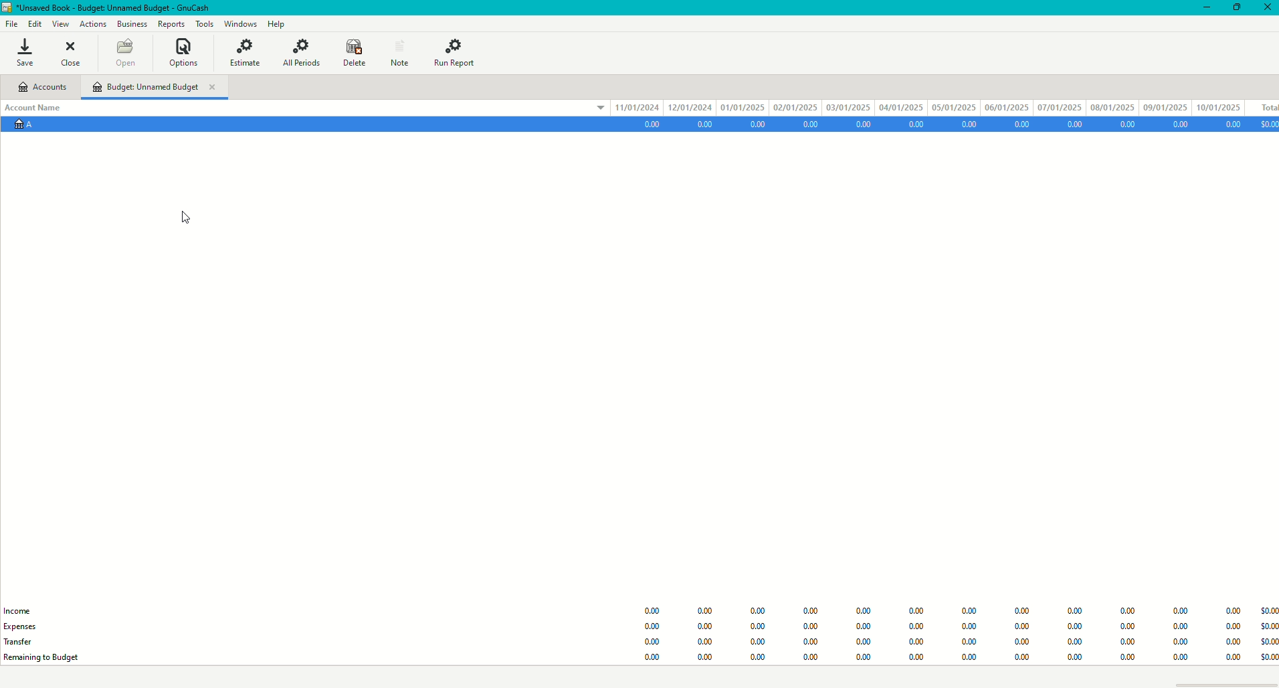 The width and height of the screenshot is (1279, 688). What do you see at coordinates (459, 50) in the screenshot?
I see `Run Report` at bounding box center [459, 50].